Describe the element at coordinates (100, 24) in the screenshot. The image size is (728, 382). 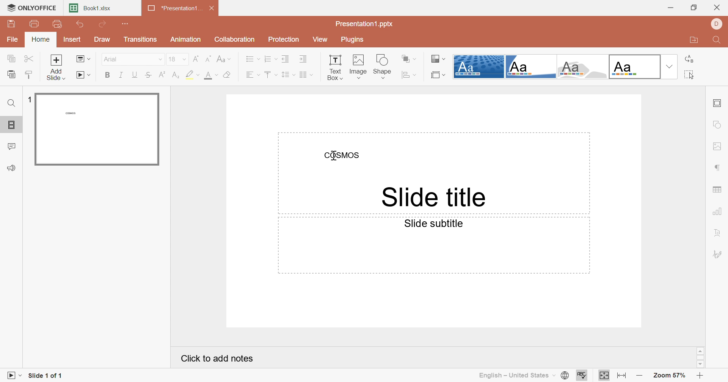
I see `Redo` at that location.